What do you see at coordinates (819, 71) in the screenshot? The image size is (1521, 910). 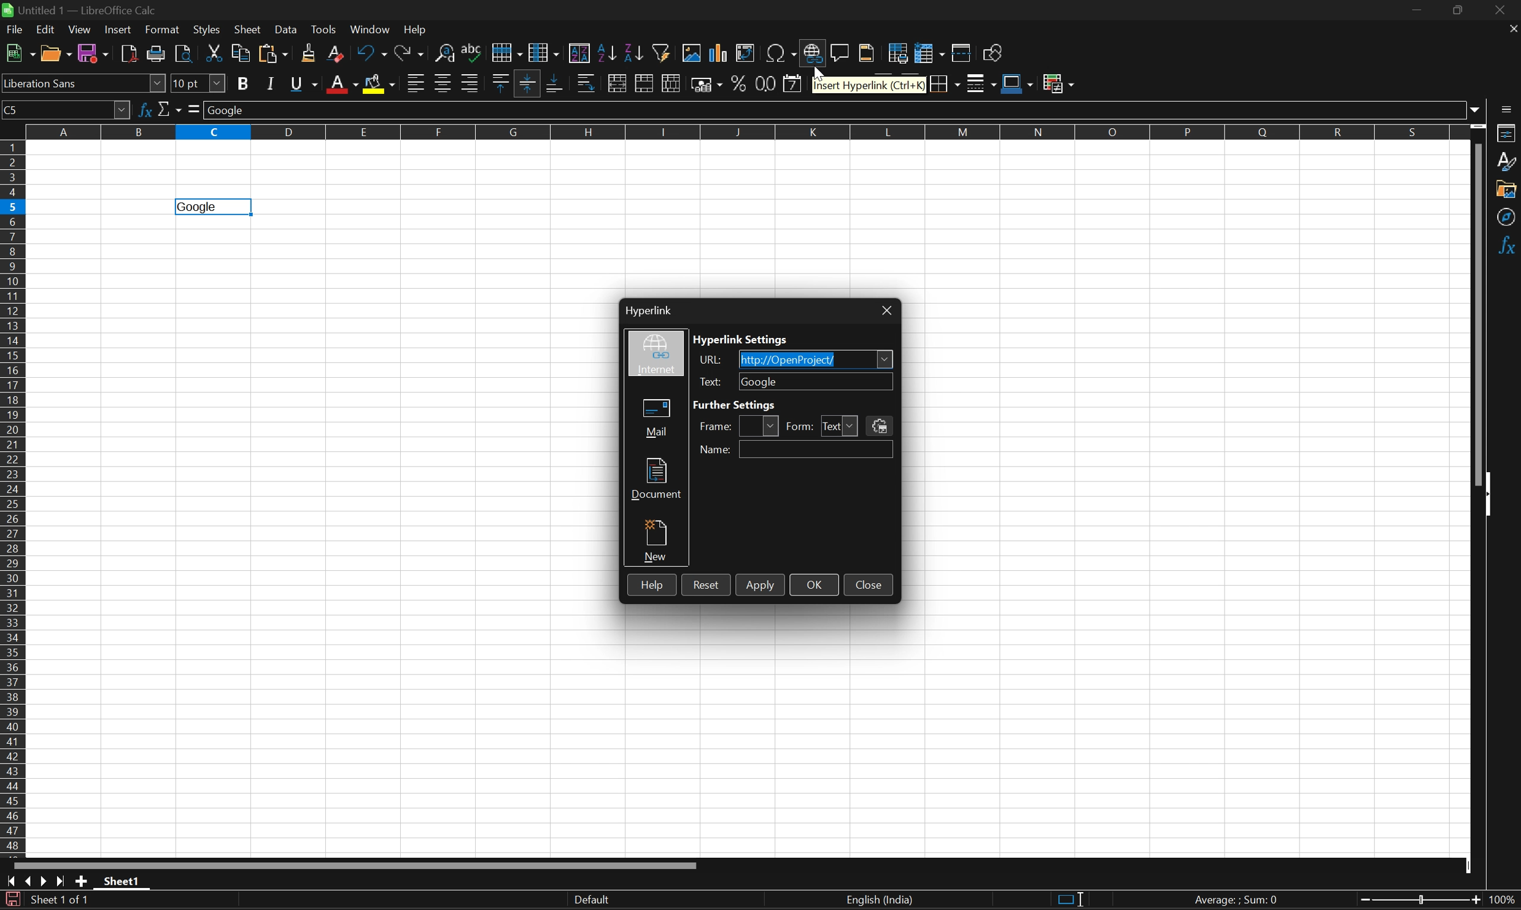 I see `Cursor` at bounding box center [819, 71].